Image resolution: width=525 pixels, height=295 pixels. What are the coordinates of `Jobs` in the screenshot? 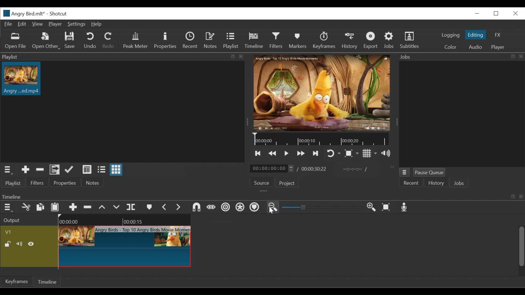 It's located at (389, 40).